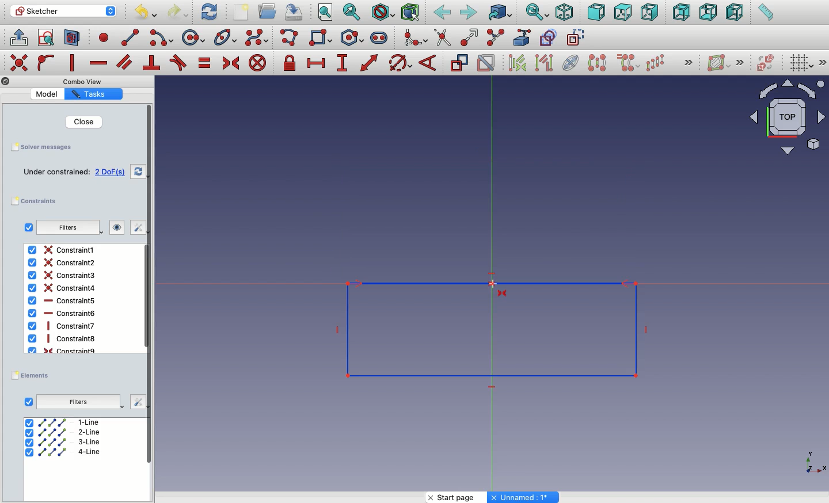 The width and height of the screenshot is (829, 503). Describe the element at coordinates (153, 63) in the screenshot. I see `constrain perpendicular` at that location.